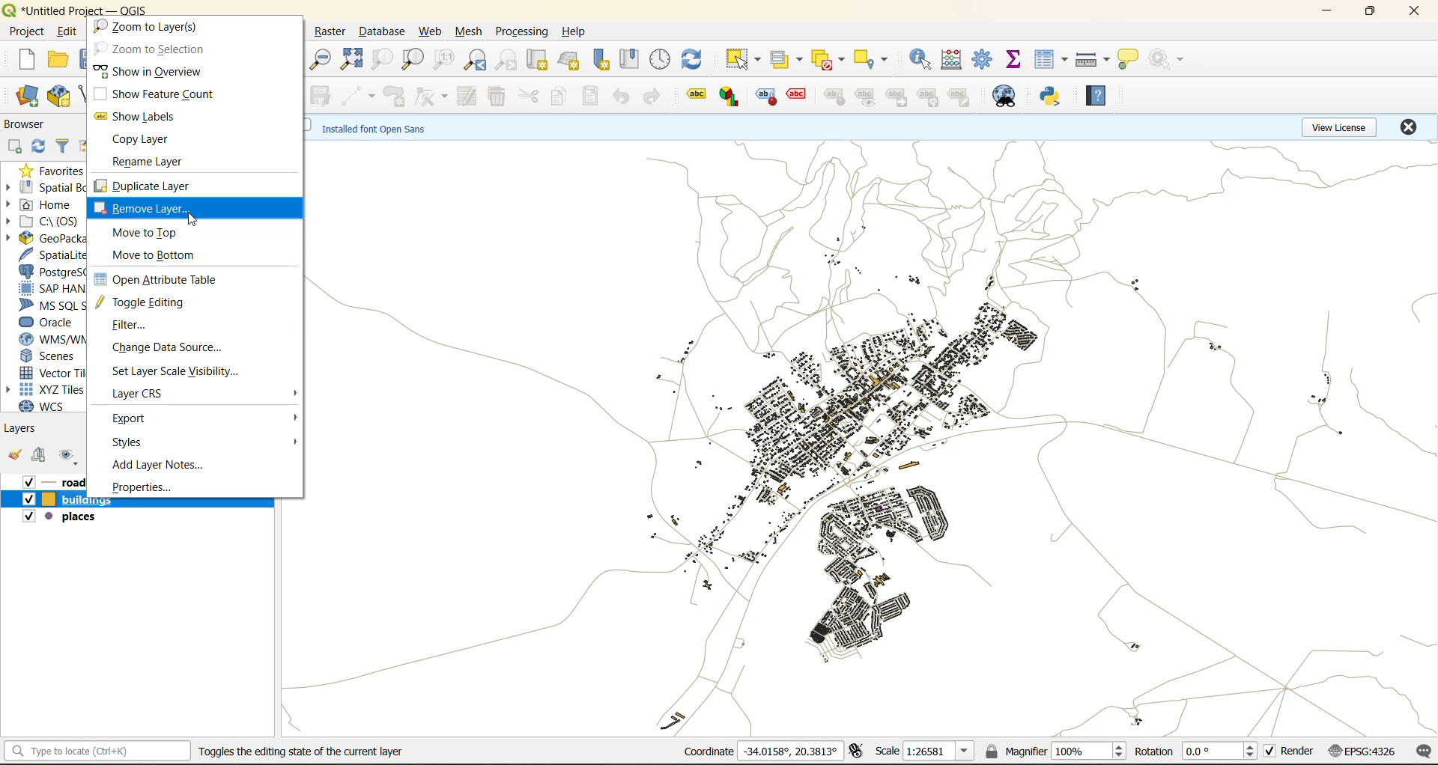 Image resolution: width=1438 pixels, height=765 pixels. I want to click on export, so click(142, 419).